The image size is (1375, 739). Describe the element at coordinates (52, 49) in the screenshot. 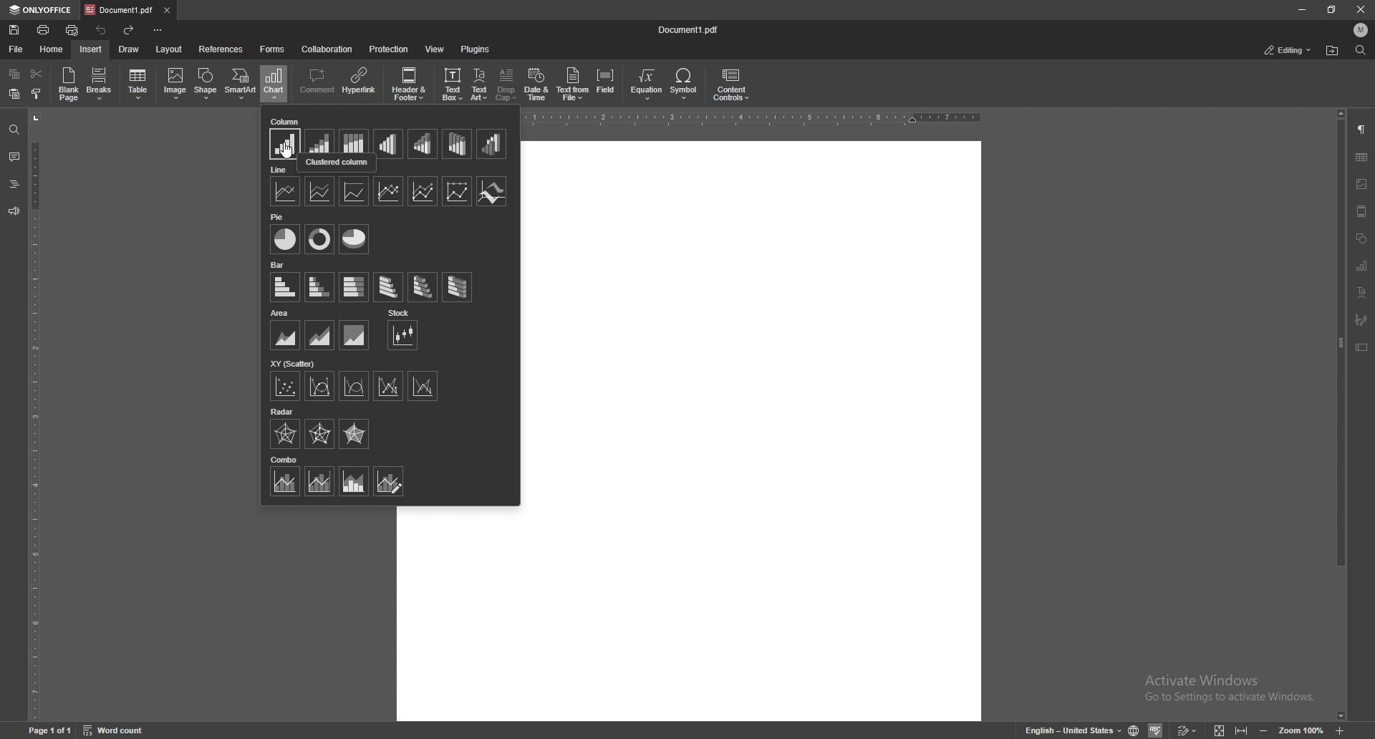

I see `home` at that location.